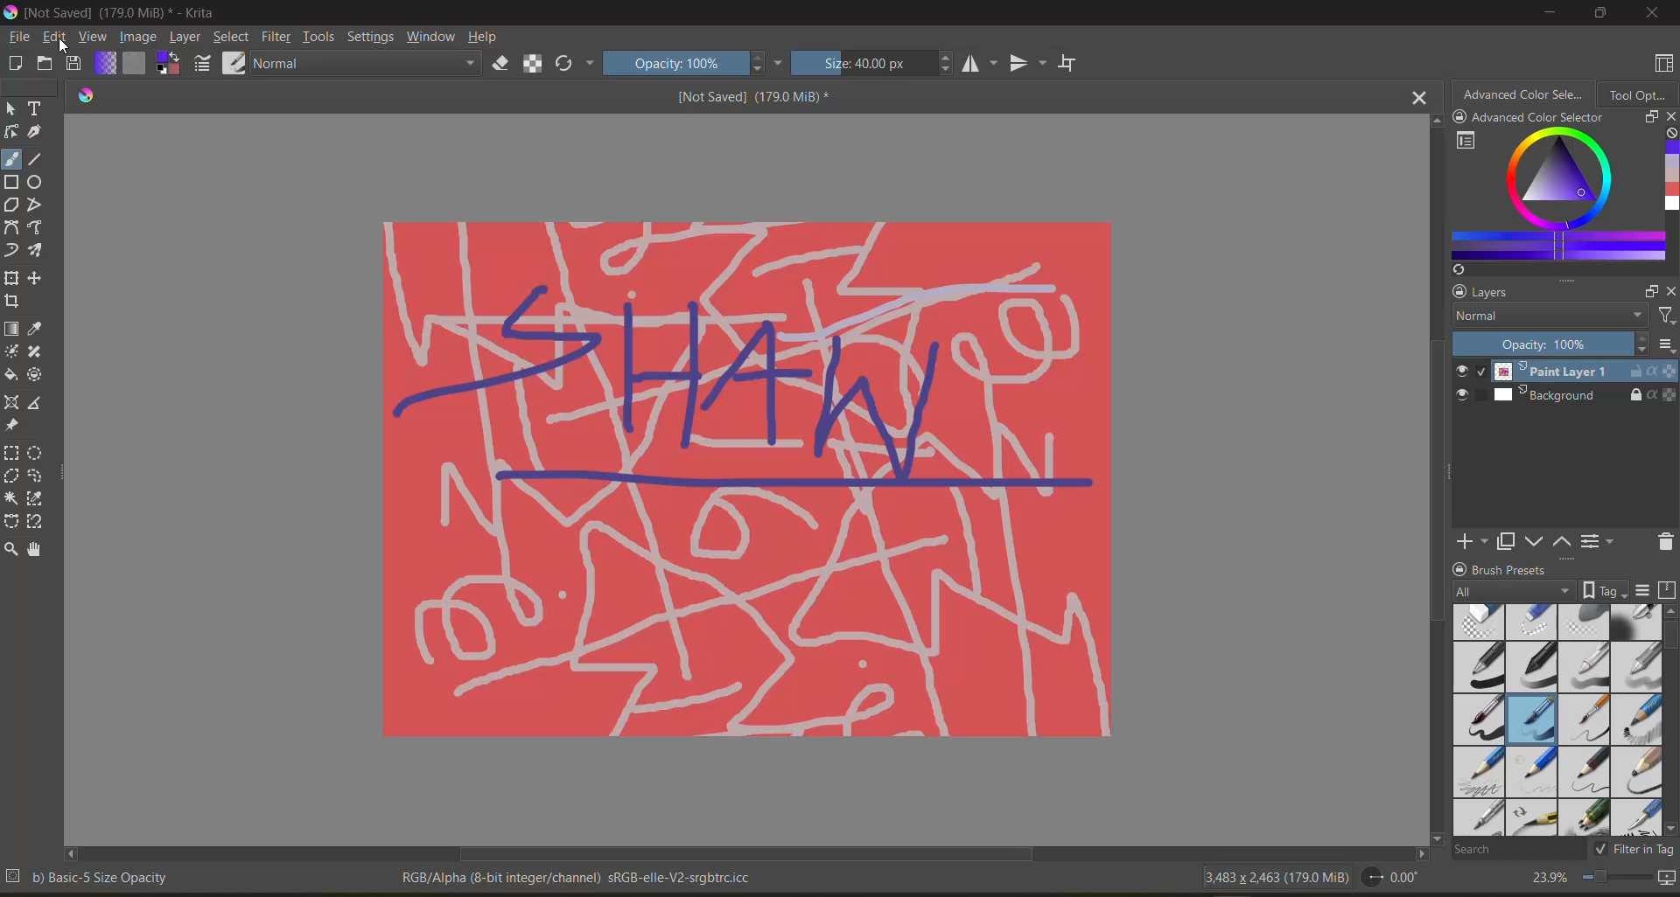  Describe the element at coordinates (73, 63) in the screenshot. I see `save` at that location.